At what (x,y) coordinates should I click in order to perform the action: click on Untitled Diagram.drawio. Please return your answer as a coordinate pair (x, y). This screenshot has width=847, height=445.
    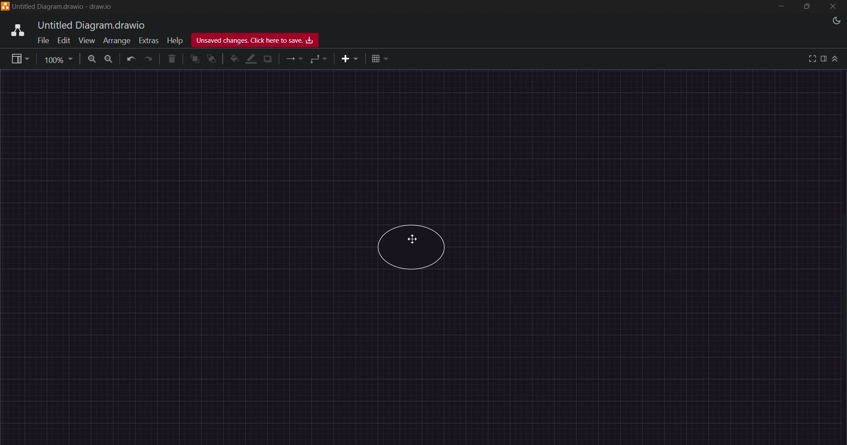
    Looking at the image, I should click on (90, 25).